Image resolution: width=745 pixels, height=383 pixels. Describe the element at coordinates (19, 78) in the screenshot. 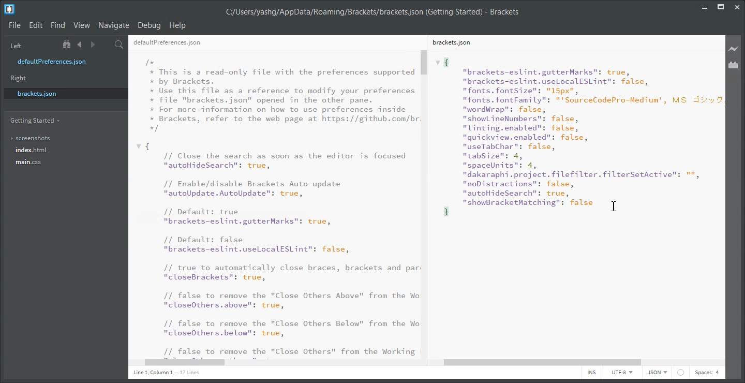

I see `Right` at that location.